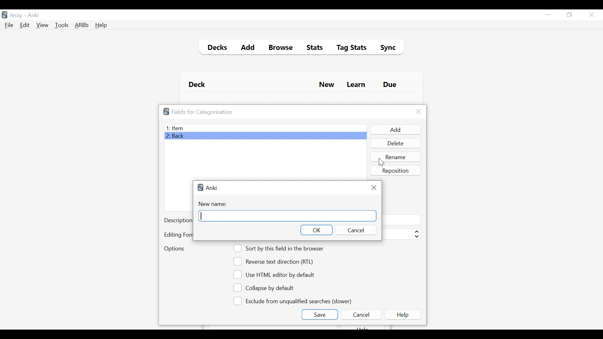 This screenshot has width=603, height=339. What do you see at coordinates (396, 170) in the screenshot?
I see `Reposition` at bounding box center [396, 170].